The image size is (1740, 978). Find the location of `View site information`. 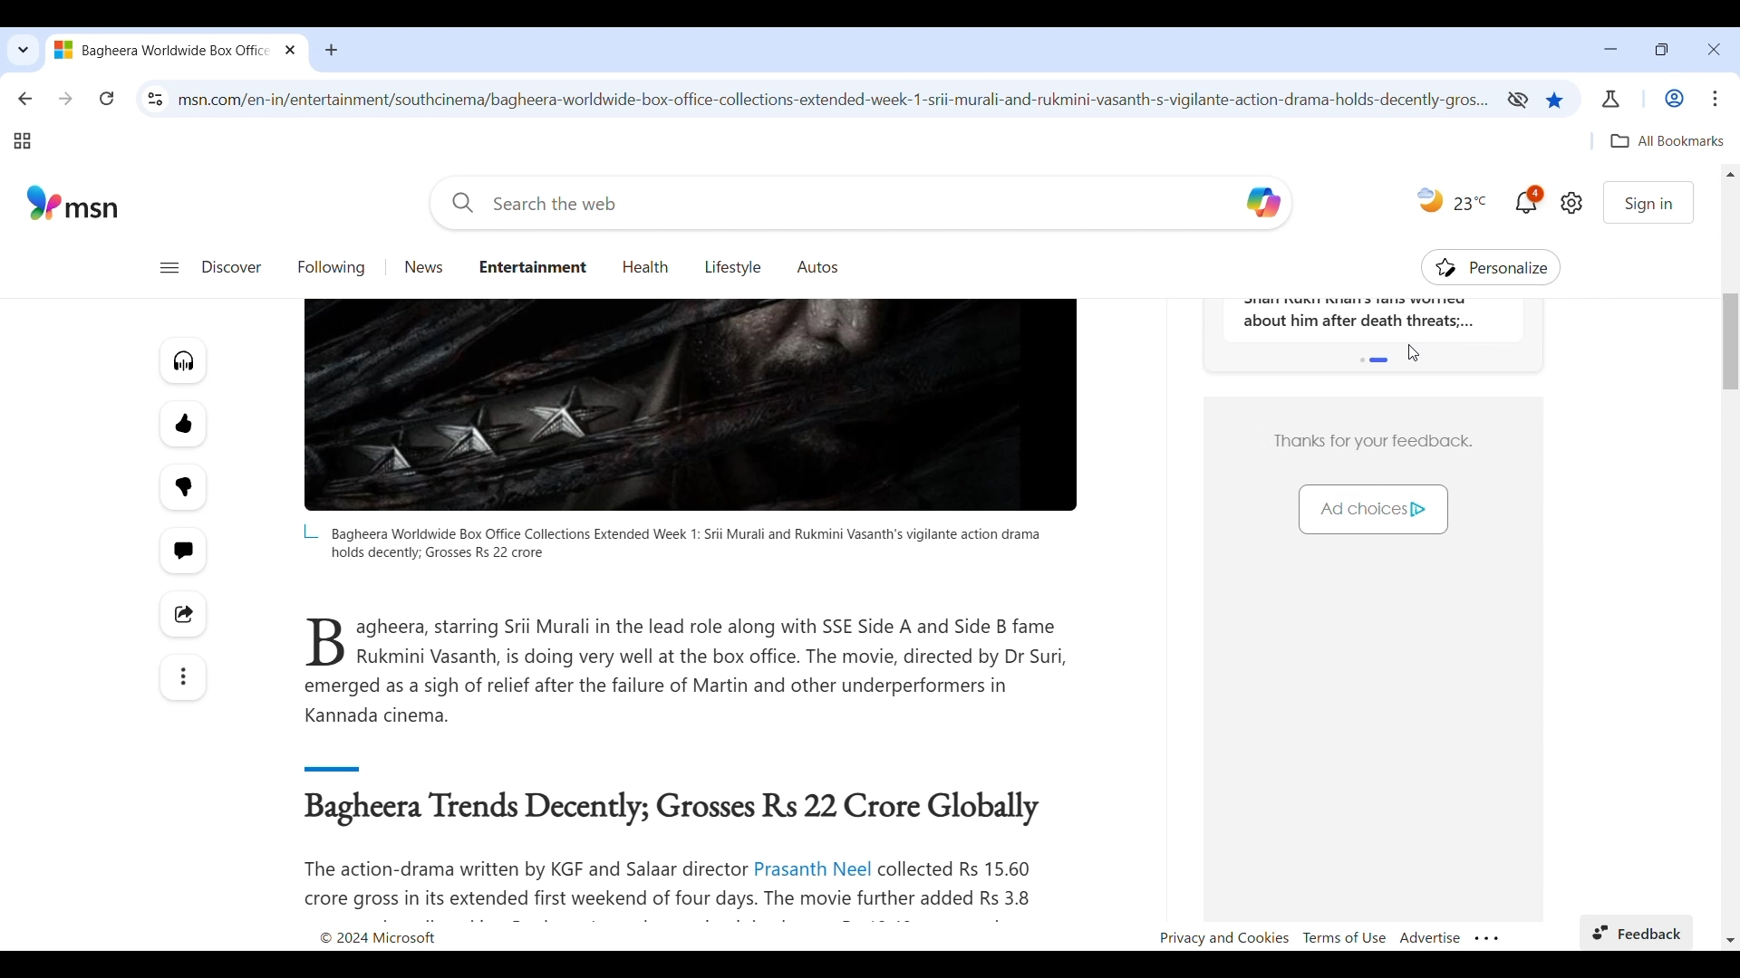

View site information is located at coordinates (156, 99).